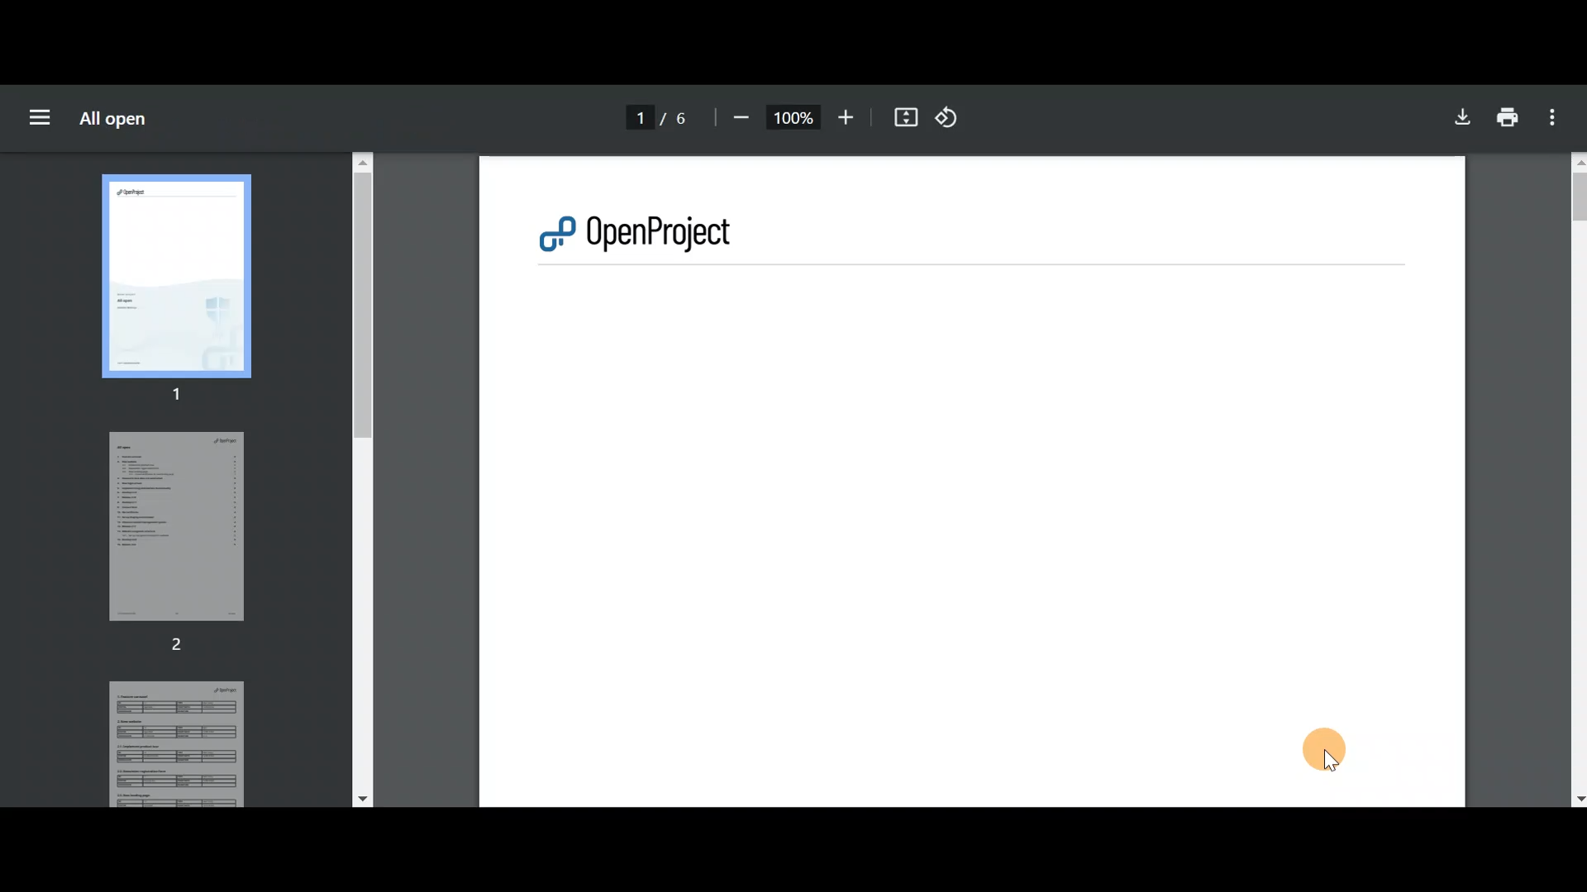  I want to click on 100%, so click(792, 116).